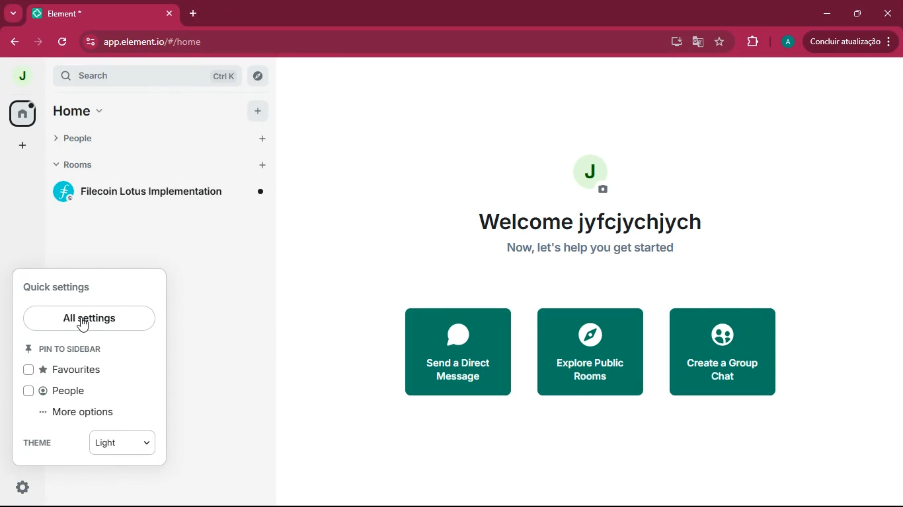 The width and height of the screenshot is (903, 507). What do you see at coordinates (67, 349) in the screenshot?
I see `pin` at bounding box center [67, 349].